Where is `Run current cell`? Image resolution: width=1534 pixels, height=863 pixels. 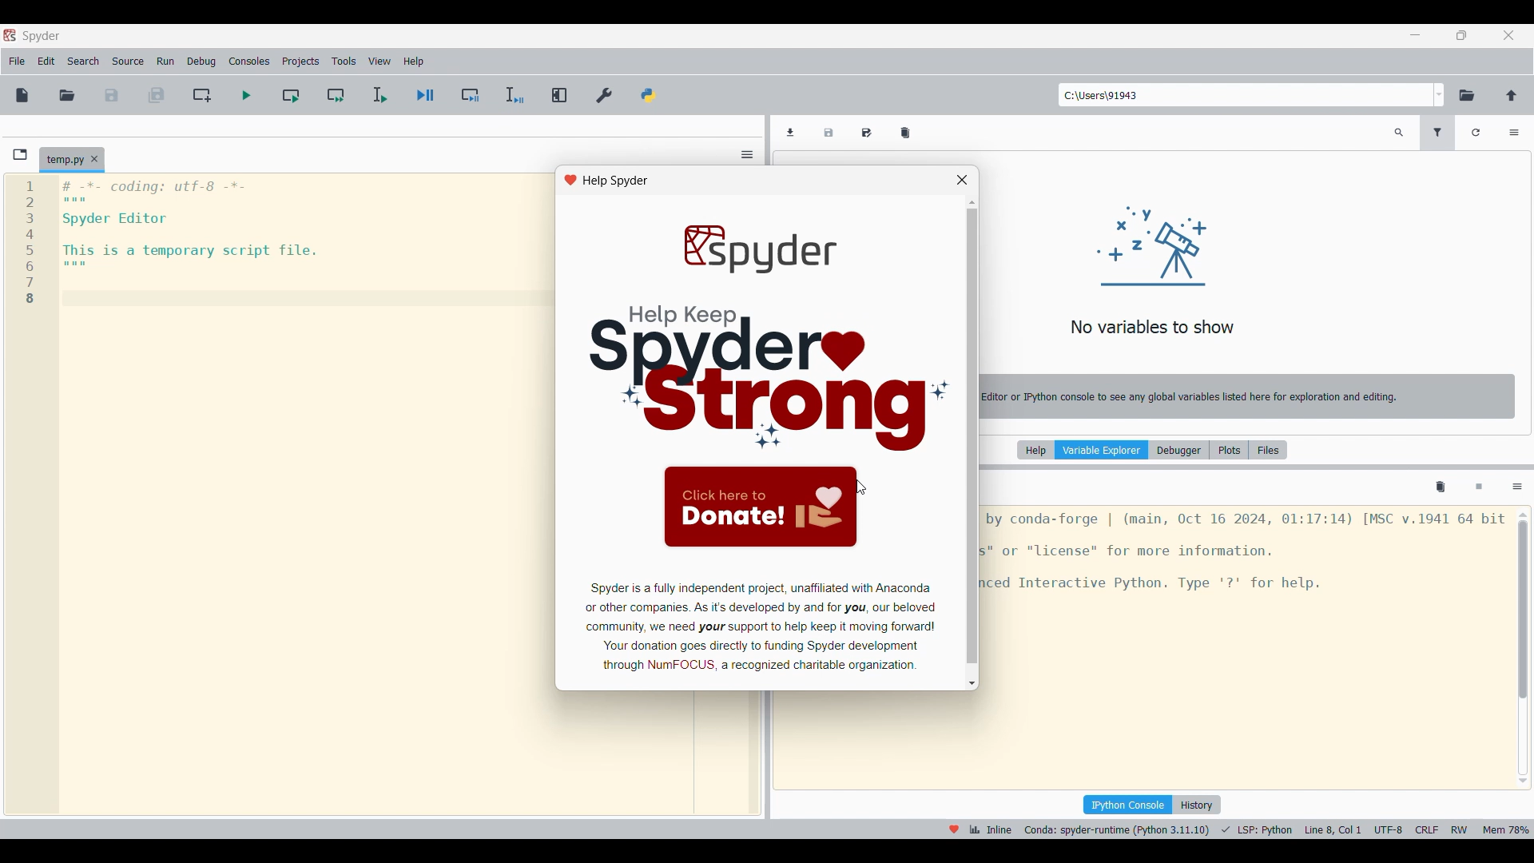 Run current cell is located at coordinates (290, 95).